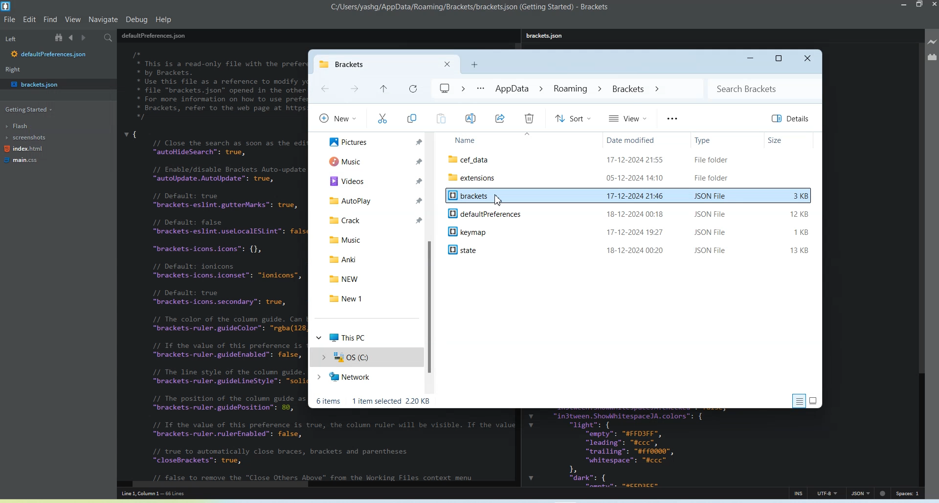 The height and width of the screenshot is (503, 939). I want to click on JSON, so click(860, 493).